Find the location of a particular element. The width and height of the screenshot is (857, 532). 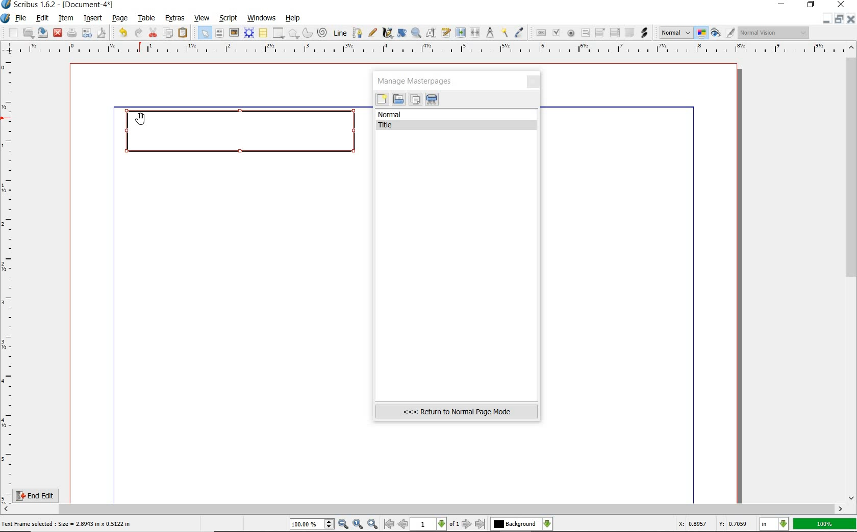

X: 0.8957  Y: 0.7059 is located at coordinates (713, 523).